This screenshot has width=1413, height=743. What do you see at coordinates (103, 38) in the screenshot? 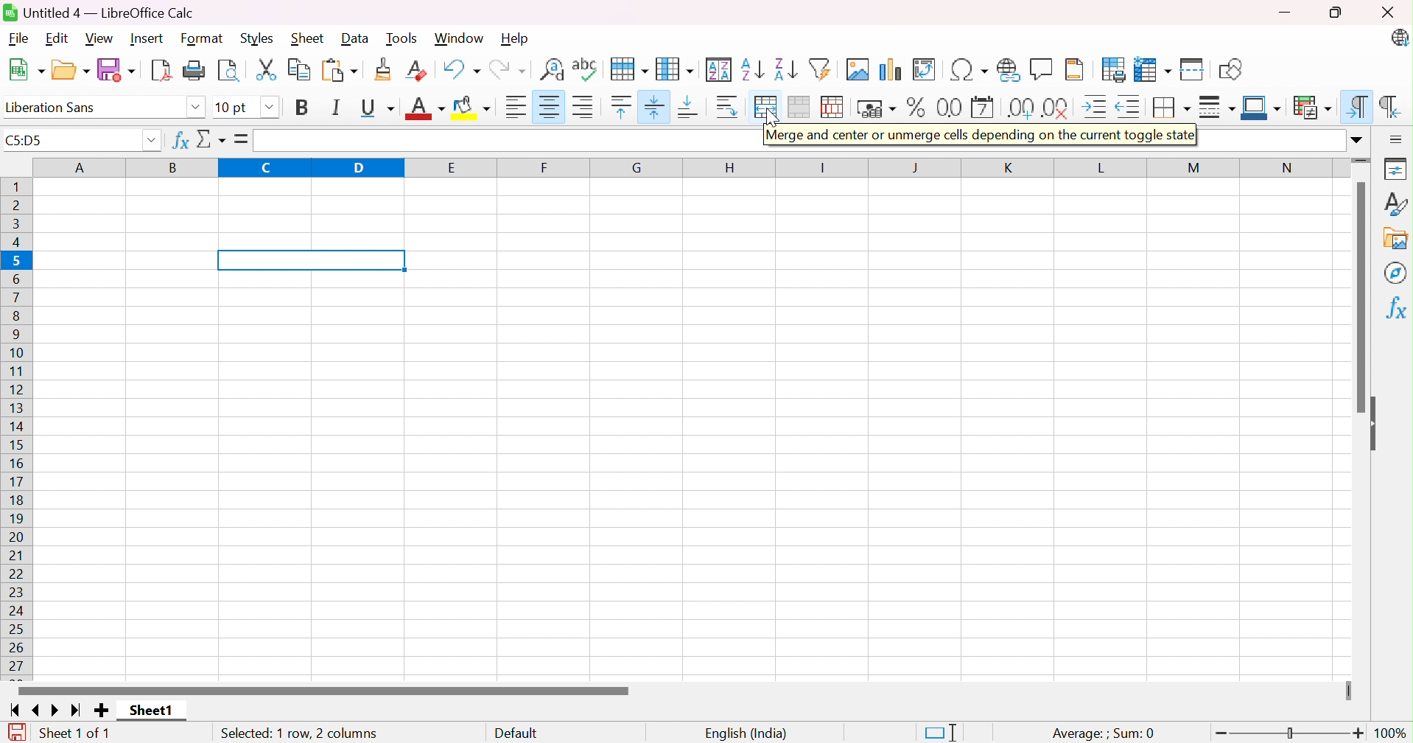
I see `View` at bounding box center [103, 38].